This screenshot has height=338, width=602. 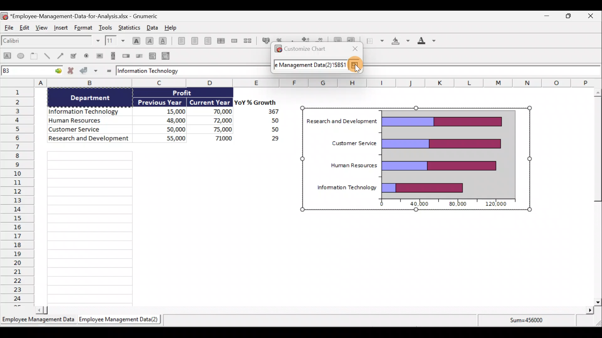 I want to click on Create a line object, so click(x=49, y=56).